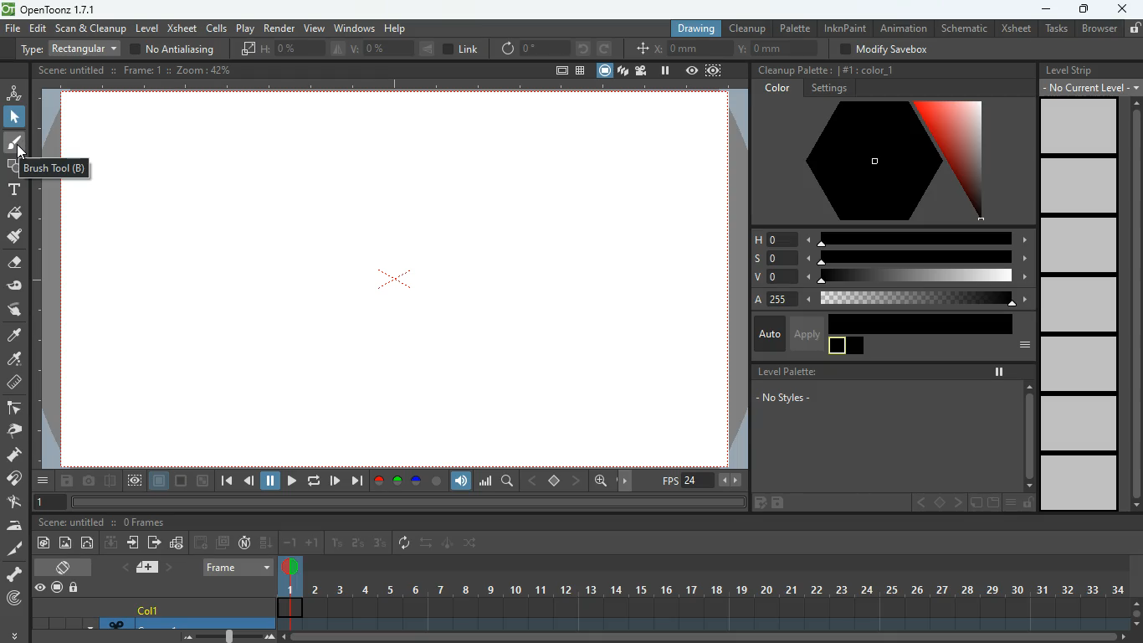  I want to click on camera, so click(90, 481).